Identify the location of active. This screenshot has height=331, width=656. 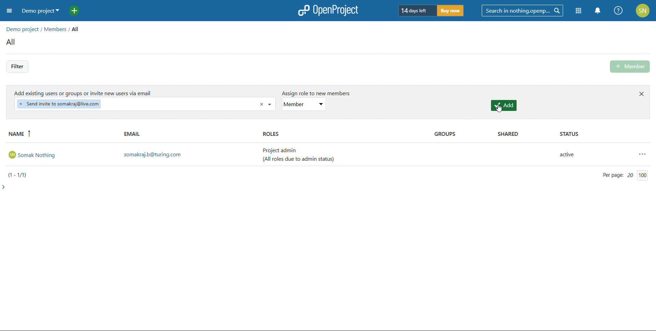
(571, 155).